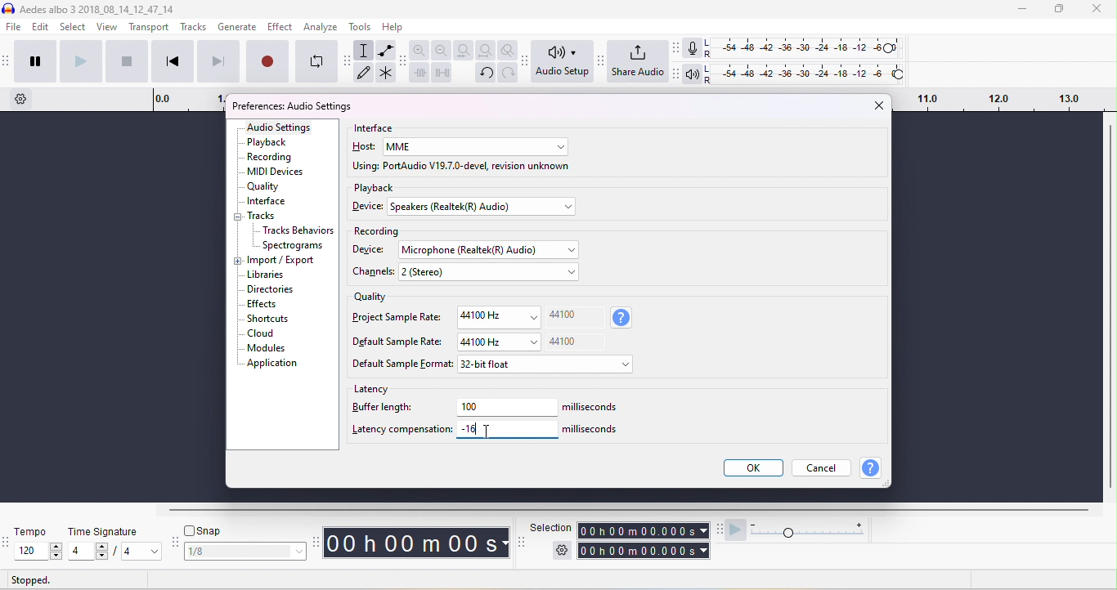 The image size is (1117, 590). What do you see at coordinates (1110, 309) in the screenshot?
I see `vertical scroll bar` at bounding box center [1110, 309].